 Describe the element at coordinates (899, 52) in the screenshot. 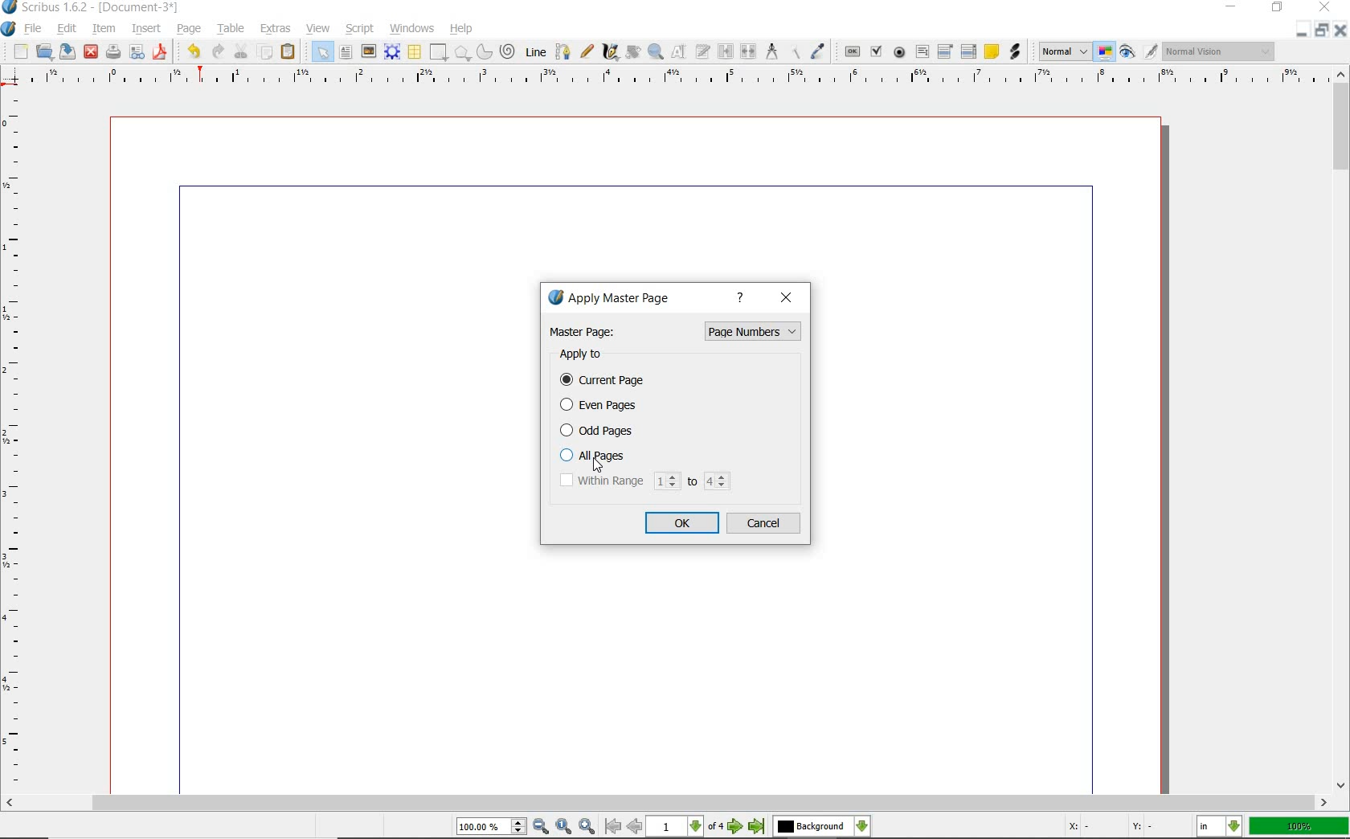

I see `pdf radio button` at that location.